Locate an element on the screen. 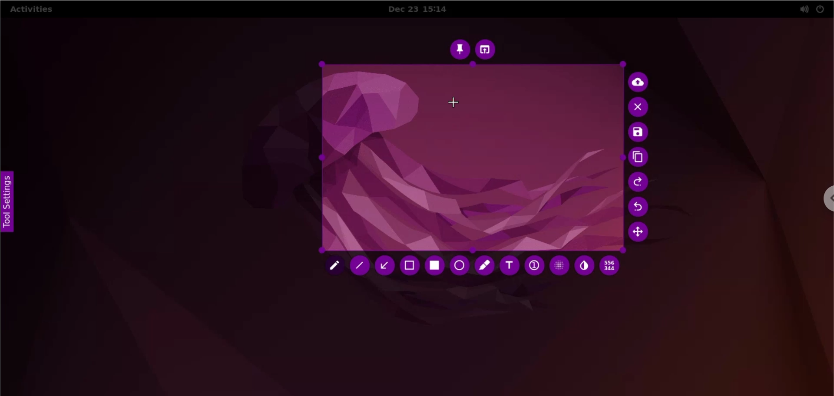 Image resolution: width=834 pixels, height=396 pixels. x and y coordinates is located at coordinates (611, 267).